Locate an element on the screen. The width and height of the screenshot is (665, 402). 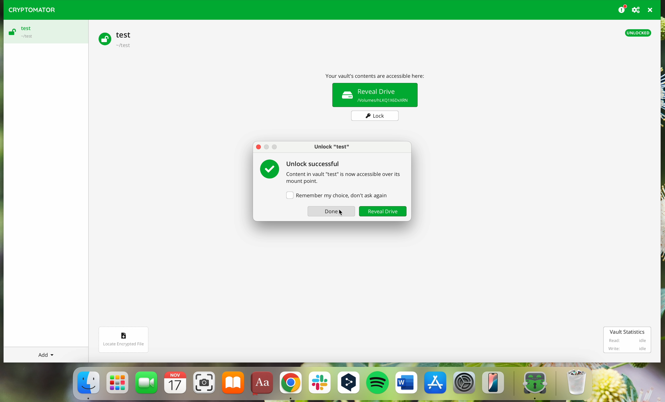
Enter password for "test" is located at coordinates (323, 165).